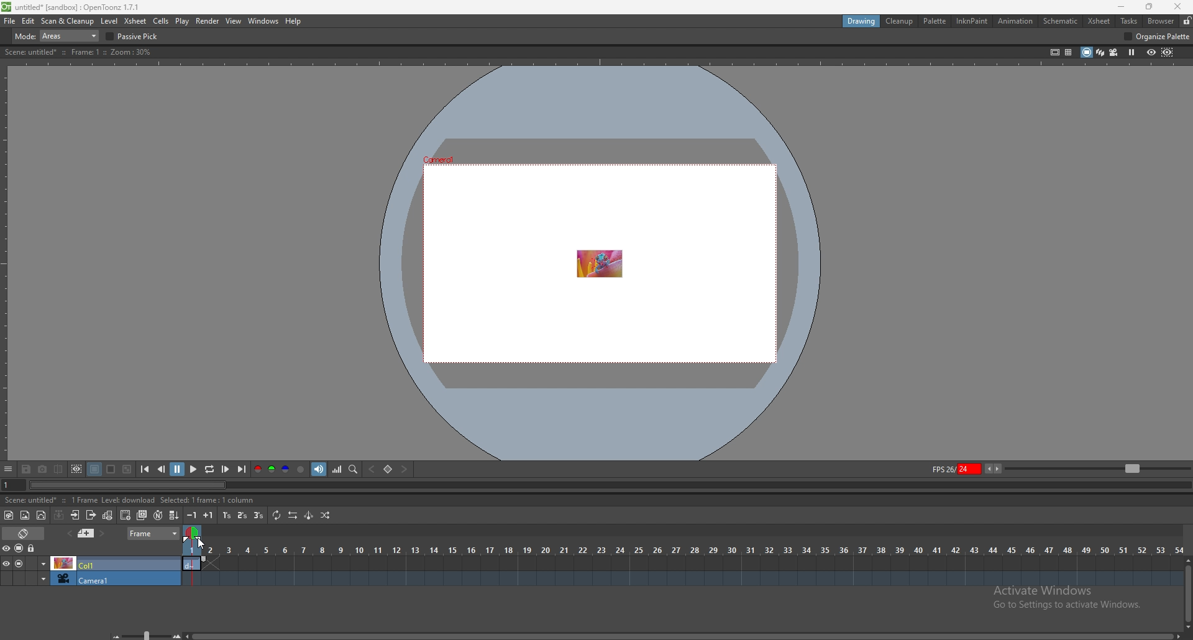 The width and height of the screenshot is (1193, 640). Describe the element at coordinates (1158, 36) in the screenshot. I see `organize palette` at that location.